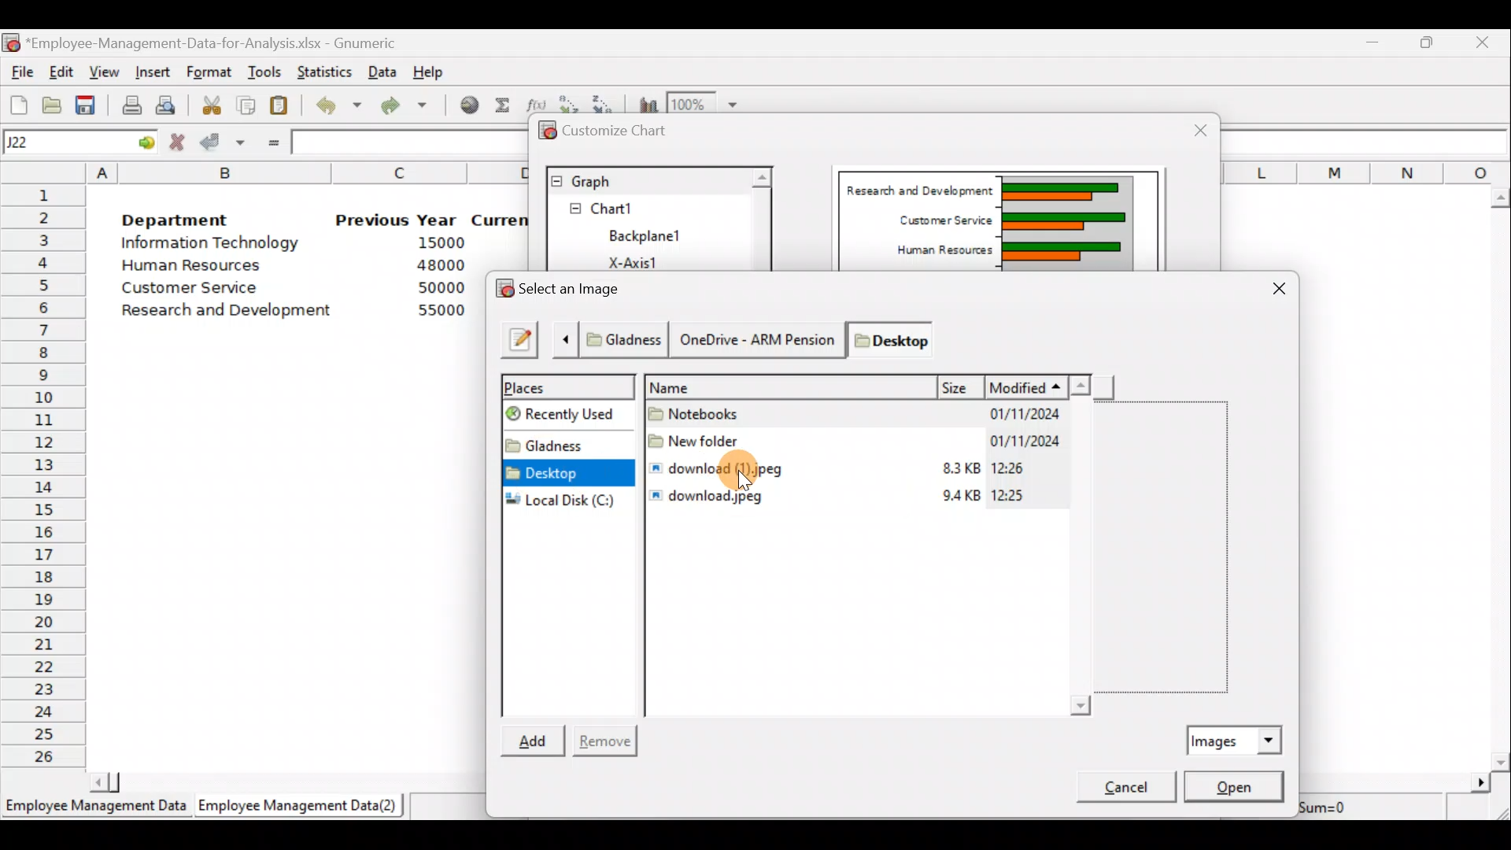 Image resolution: width=1511 pixels, height=850 pixels. Describe the element at coordinates (187, 220) in the screenshot. I see `Department` at that location.